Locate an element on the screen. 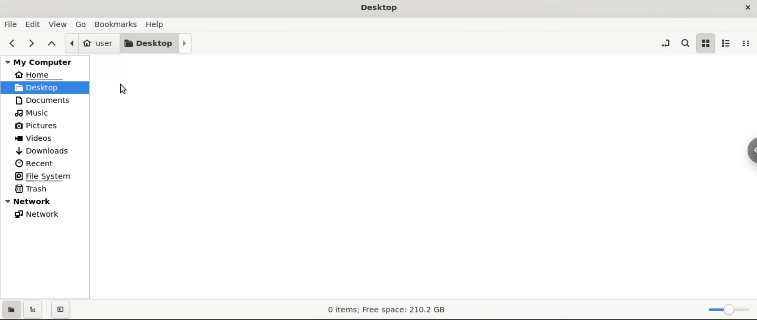  show treeview is located at coordinates (34, 309).